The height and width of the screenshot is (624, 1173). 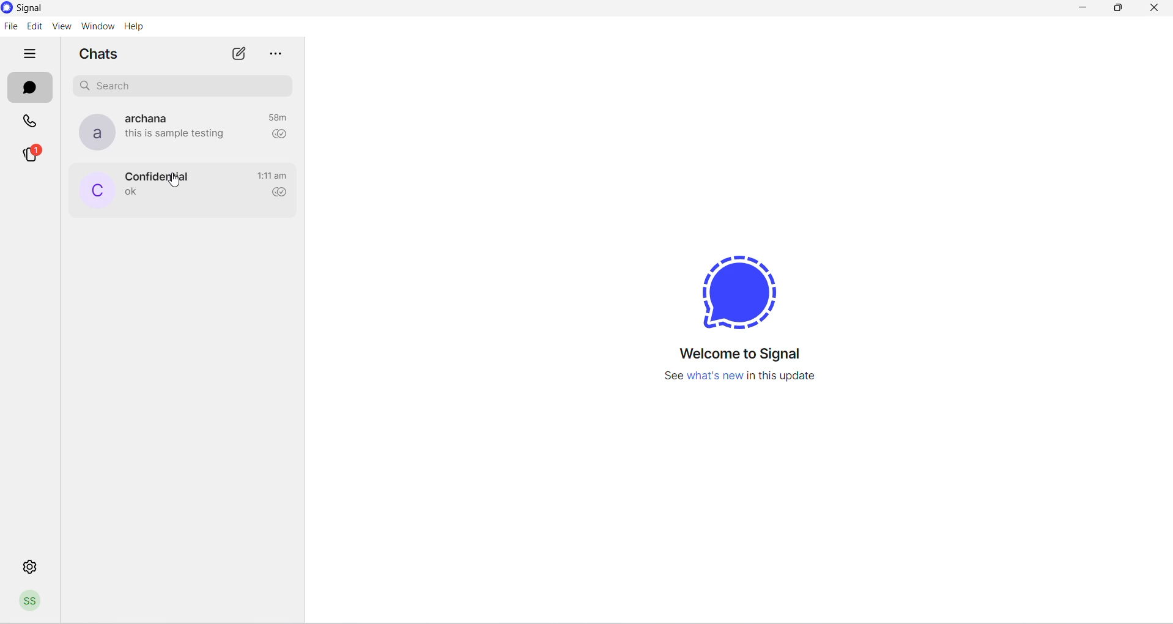 I want to click on profile picture, so click(x=95, y=190).